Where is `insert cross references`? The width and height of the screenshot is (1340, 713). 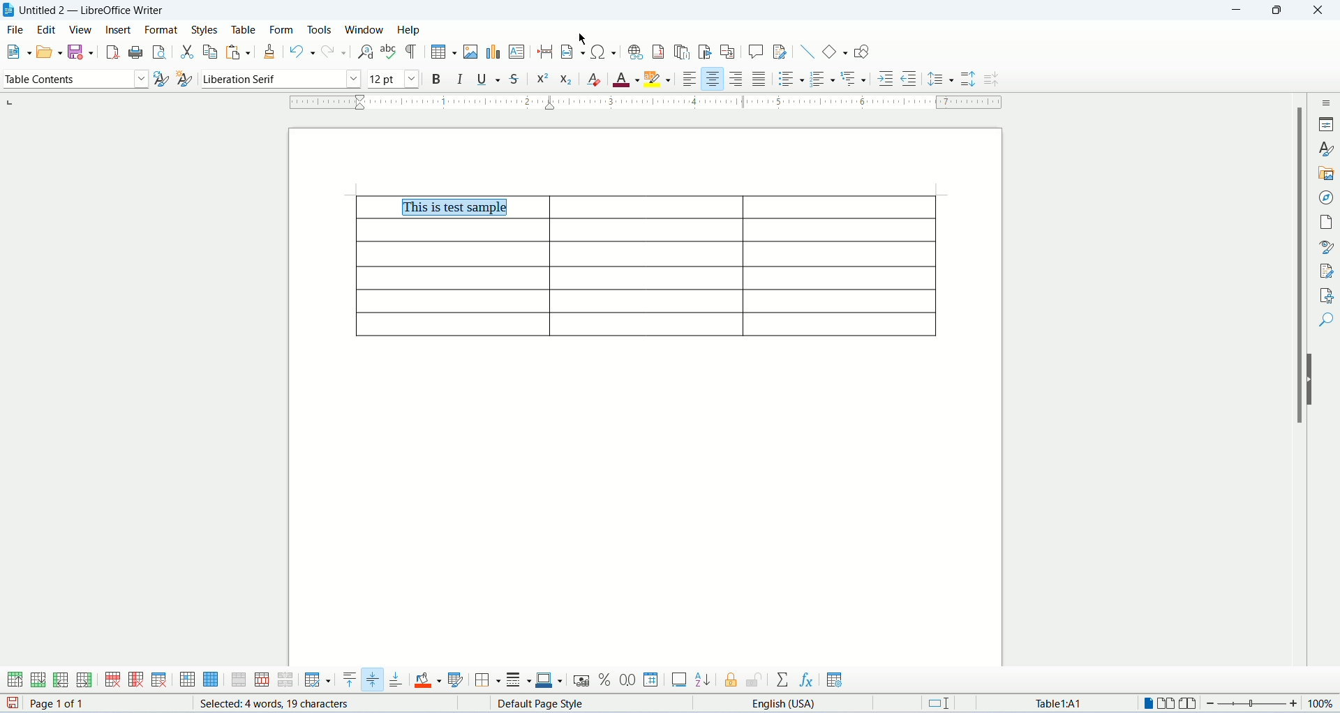 insert cross references is located at coordinates (729, 52).